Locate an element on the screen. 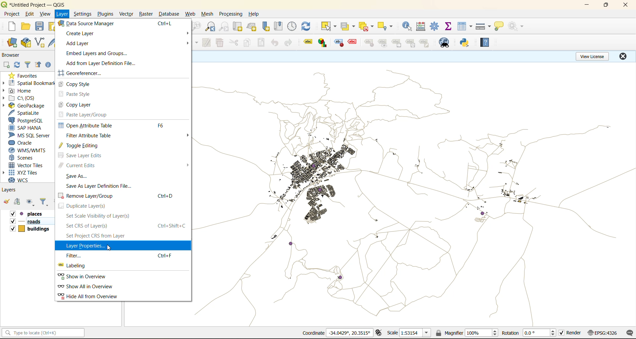 The width and height of the screenshot is (636, 339). view license is located at coordinates (591, 56).